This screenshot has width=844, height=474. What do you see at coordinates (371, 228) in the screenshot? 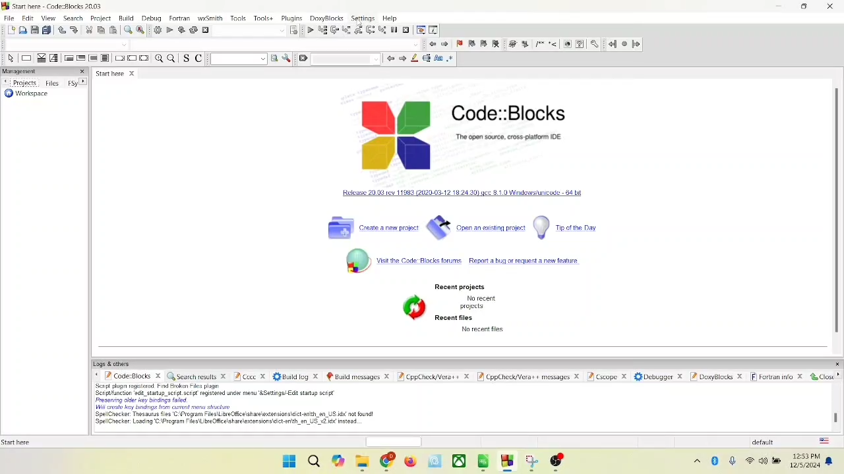
I see `create a project` at bounding box center [371, 228].